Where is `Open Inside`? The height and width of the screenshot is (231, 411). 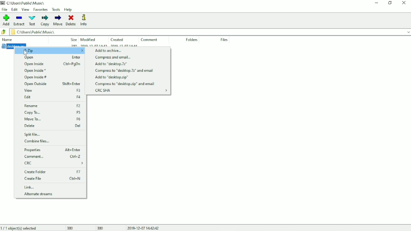 Open Inside is located at coordinates (52, 64).